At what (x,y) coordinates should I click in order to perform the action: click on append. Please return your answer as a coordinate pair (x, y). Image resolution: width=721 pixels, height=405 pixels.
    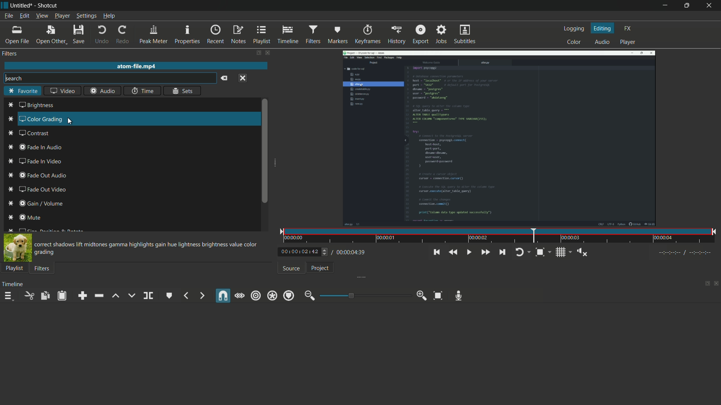
    Looking at the image, I should click on (84, 296).